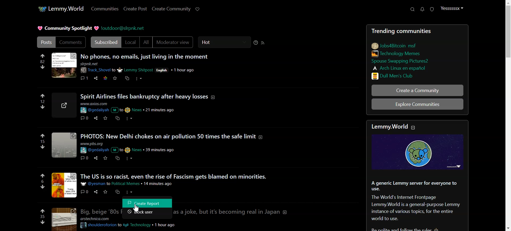 This screenshot has height=231, width=511. Describe the element at coordinates (401, 68) in the screenshot. I see `link` at that location.